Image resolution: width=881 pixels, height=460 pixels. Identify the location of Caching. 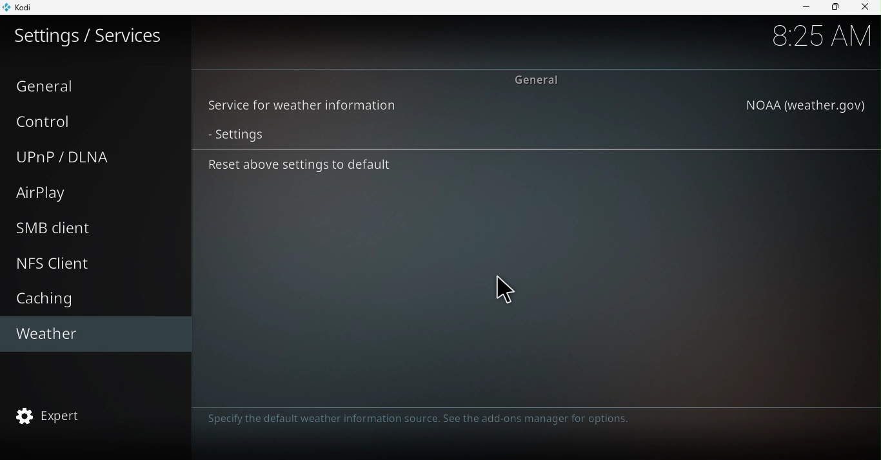
(91, 298).